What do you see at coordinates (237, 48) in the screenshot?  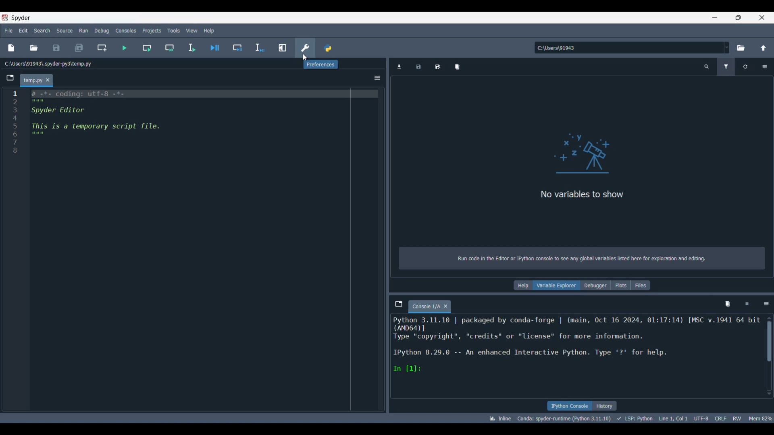 I see `Debug cell` at bounding box center [237, 48].